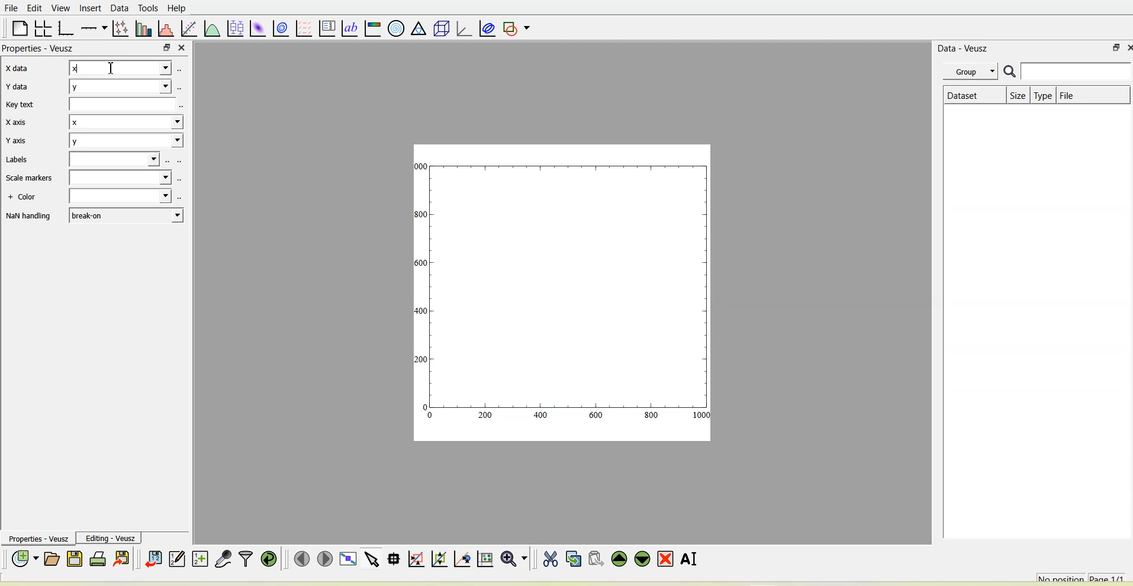 This screenshot has height=586, width=1133. Describe the element at coordinates (127, 123) in the screenshot. I see `x` at that location.